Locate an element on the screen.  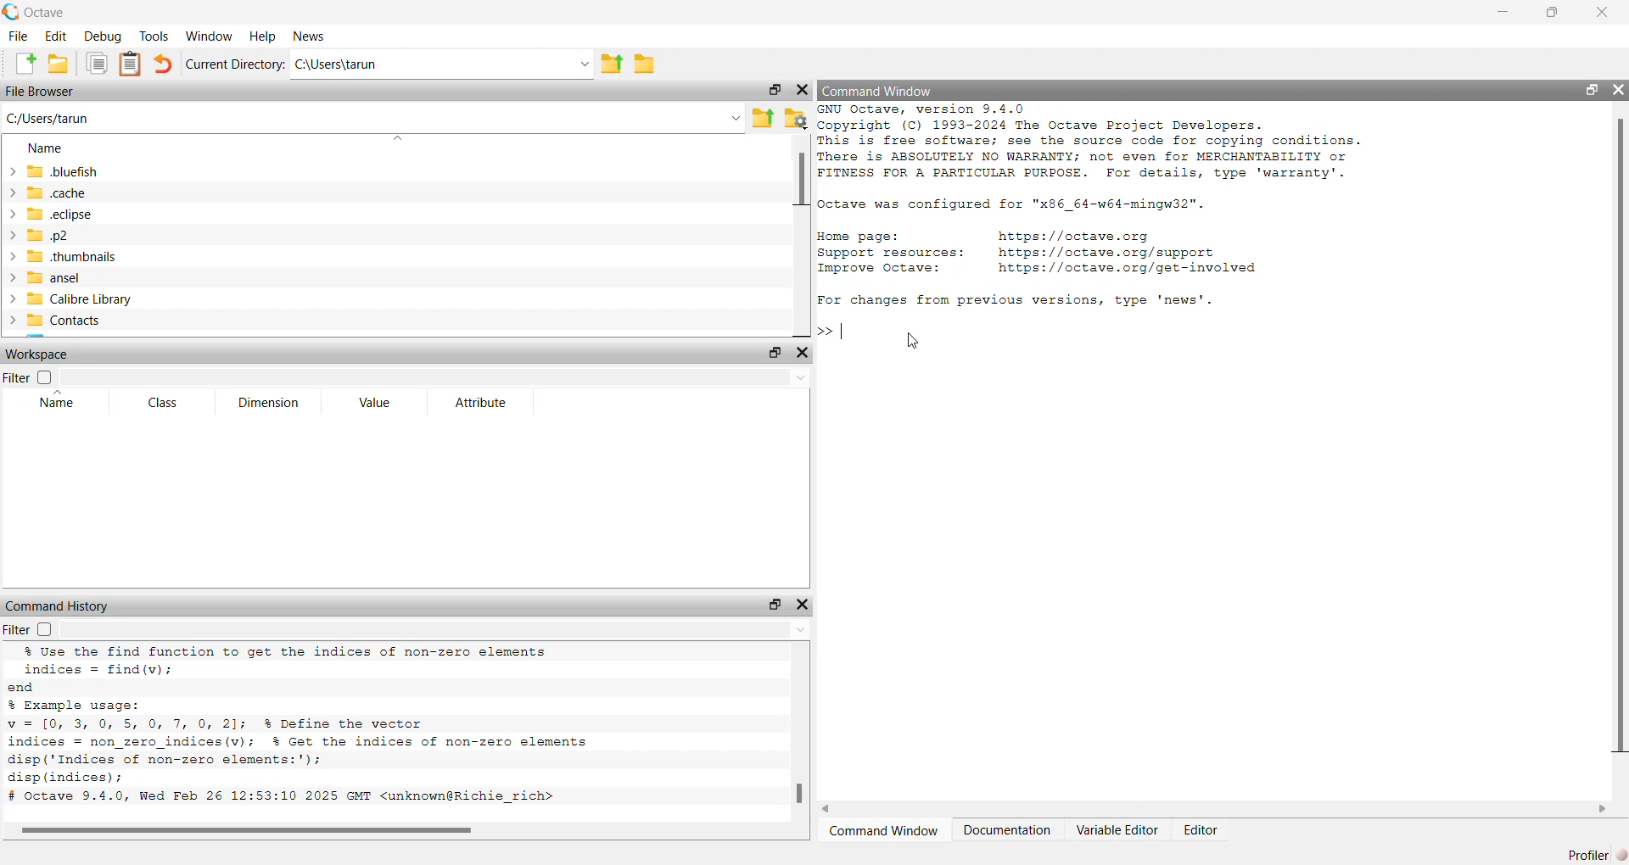
C:/Users/tarun is located at coordinates (373, 120).